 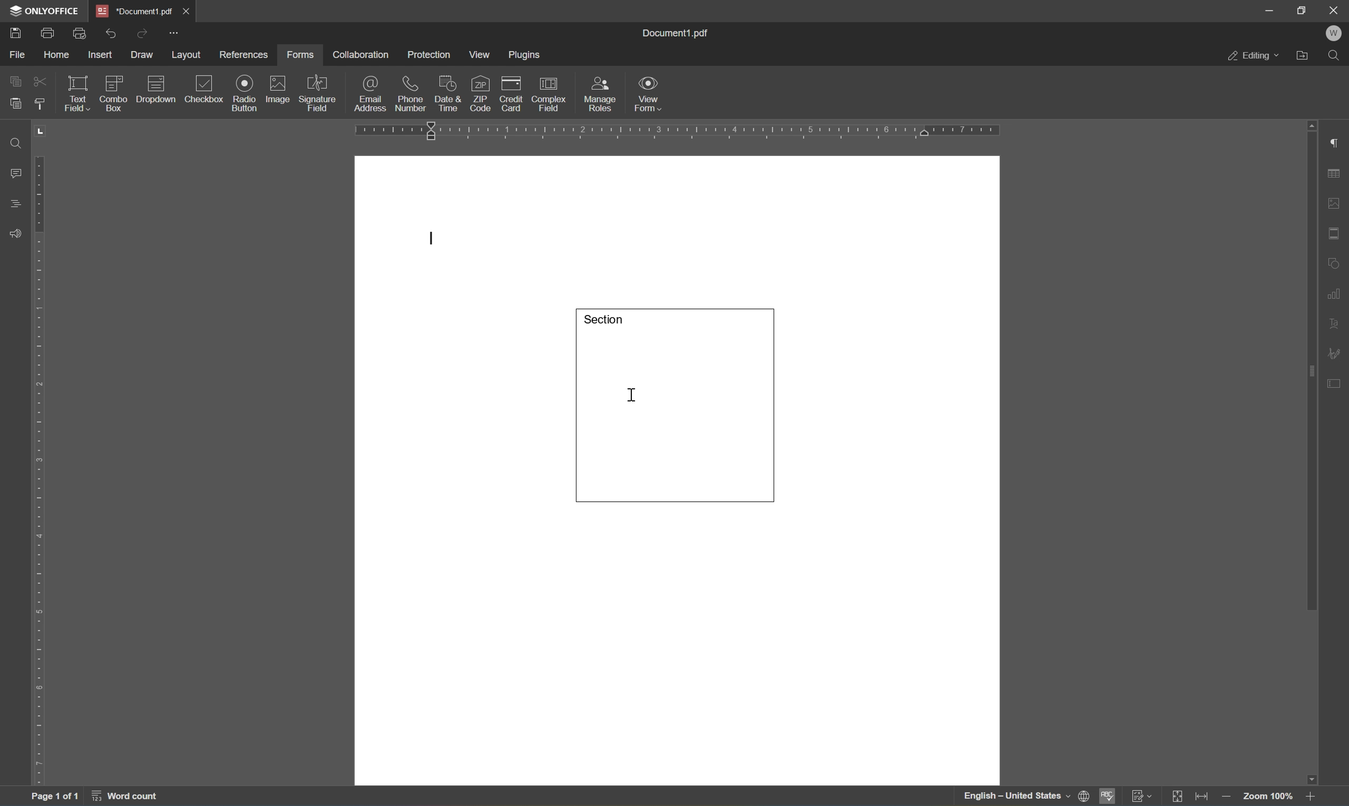 What do you see at coordinates (636, 397) in the screenshot?
I see `Text cursor` at bounding box center [636, 397].